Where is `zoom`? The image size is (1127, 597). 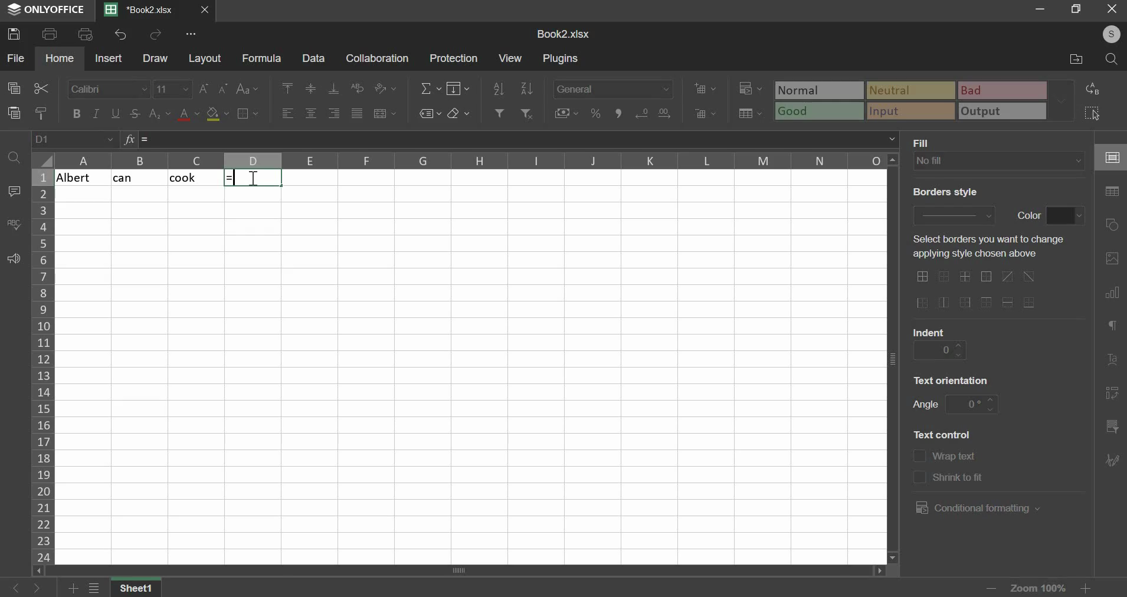
zoom is located at coordinates (1037, 586).